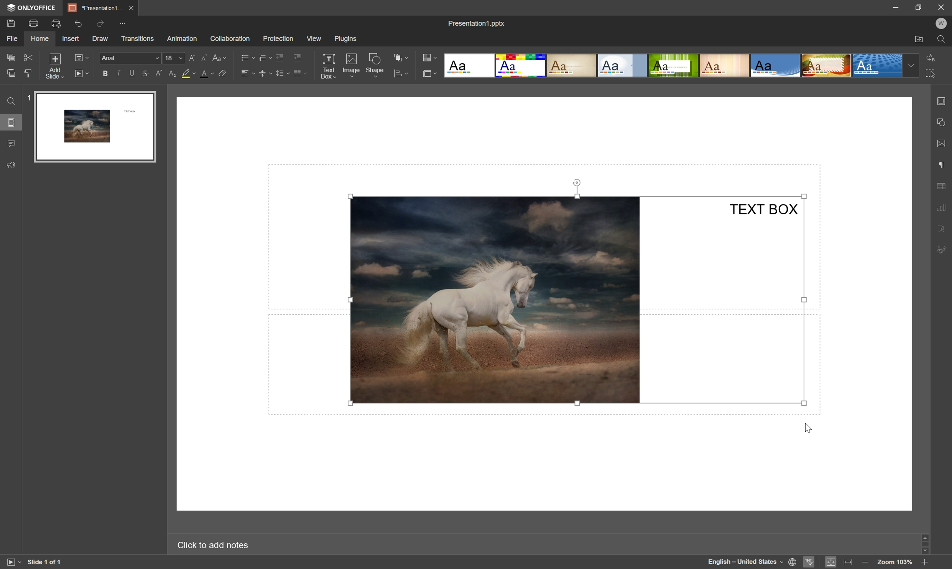 The width and height of the screenshot is (952, 569). What do you see at coordinates (264, 58) in the screenshot?
I see `numbering` at bounding box center [264, 58].